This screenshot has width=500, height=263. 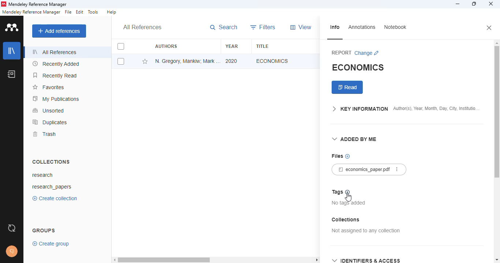 I want to click on year, so click(x=232, y=46).